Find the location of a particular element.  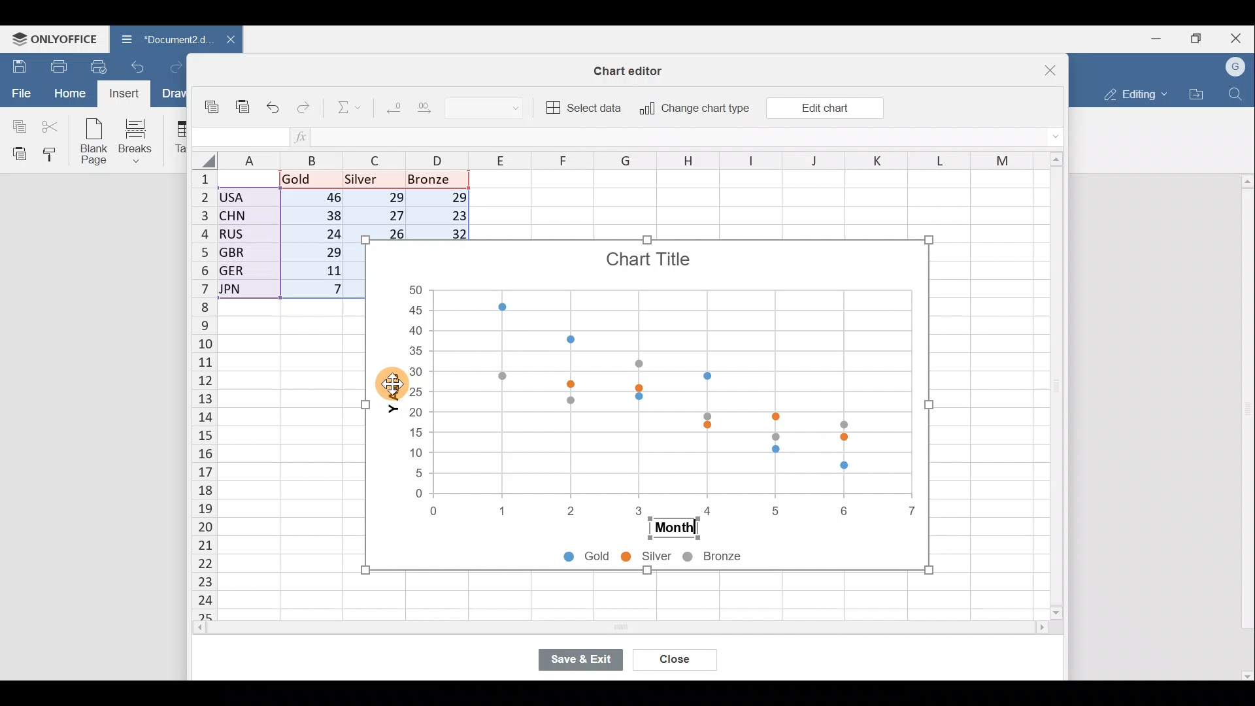

Save is located at coordinates (16, 65).